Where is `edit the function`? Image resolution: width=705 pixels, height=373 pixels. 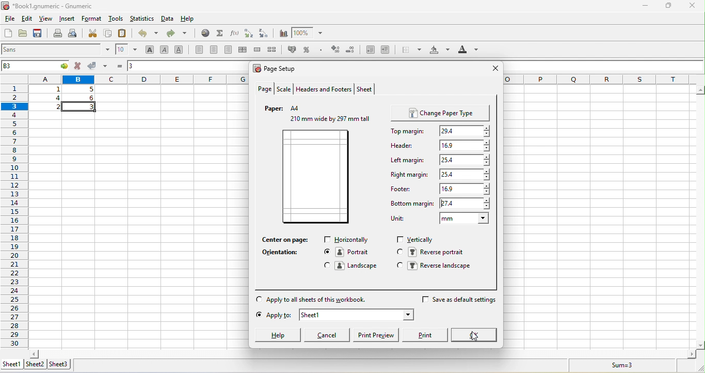
edit the function is located at coordinates (235, 33).